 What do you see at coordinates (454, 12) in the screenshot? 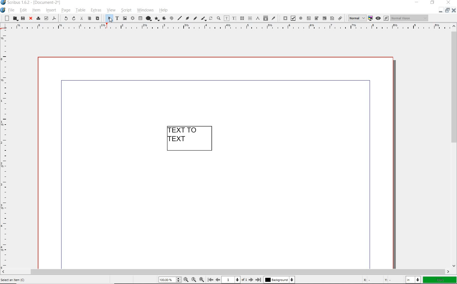
I see `close` at bounding box center [454, 12].